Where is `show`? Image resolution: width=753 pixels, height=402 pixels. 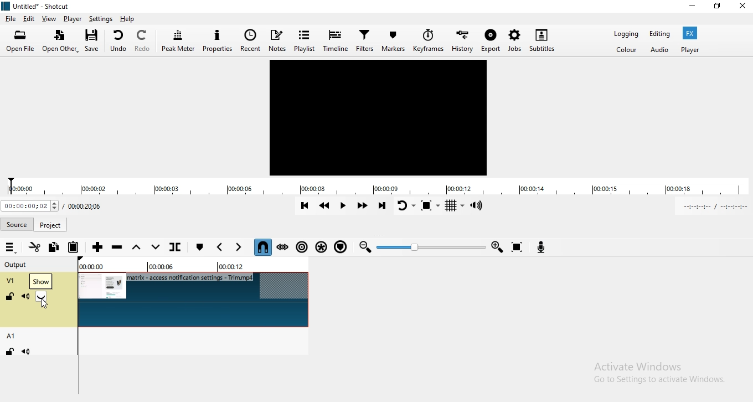 show is located at coordinates (43, 298).